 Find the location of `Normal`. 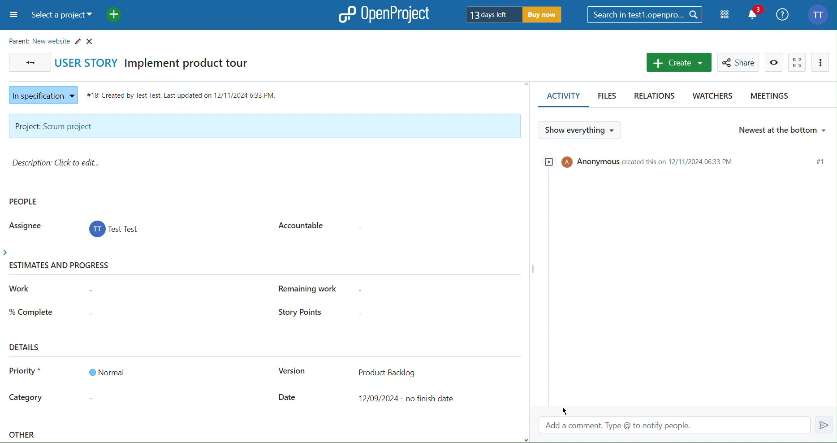

Normal is located at coordinates (106, 372).